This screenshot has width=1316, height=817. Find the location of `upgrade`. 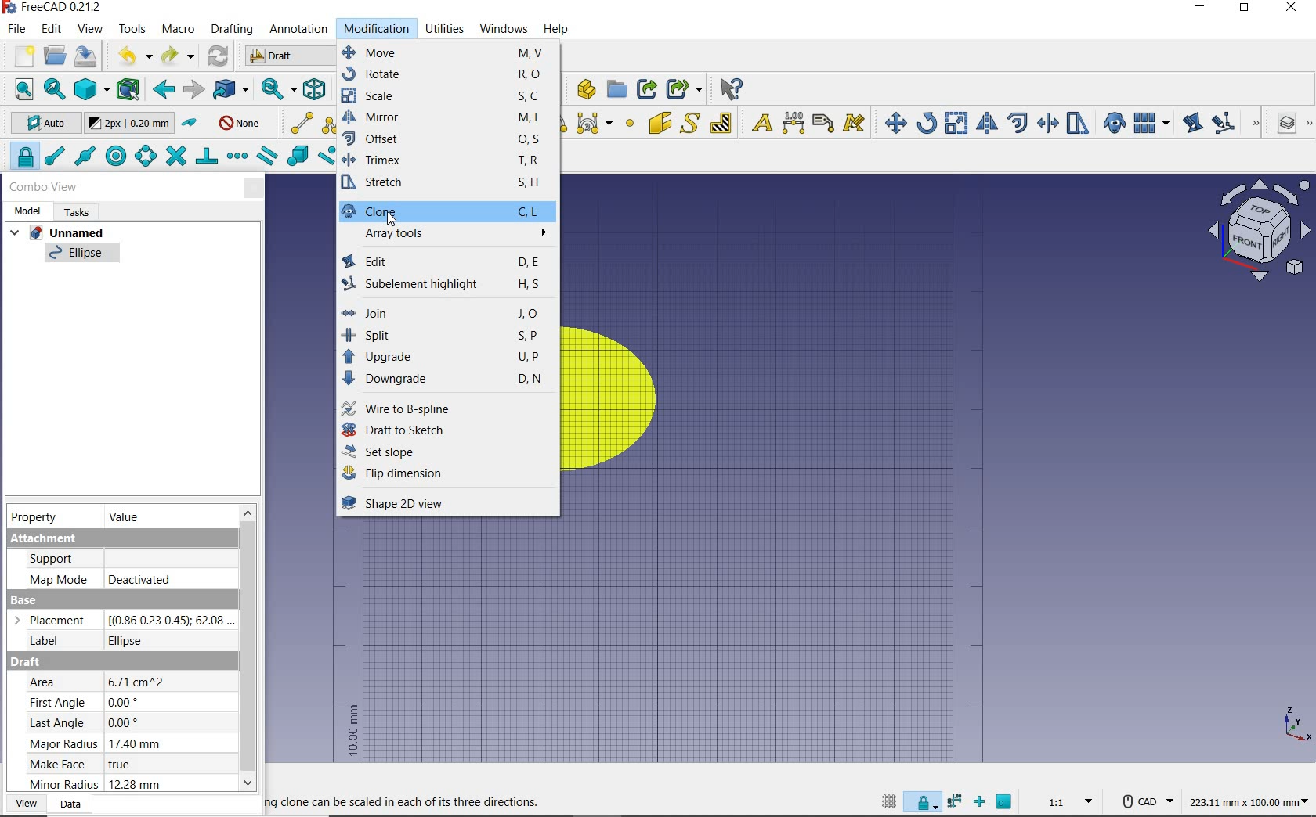

upgrade is located at coordinates (446, 358).